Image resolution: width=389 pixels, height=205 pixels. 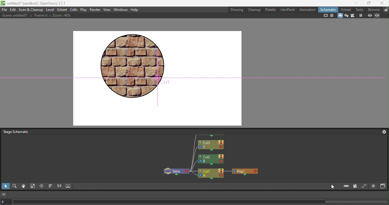 I want to click on Preview, so click(x=370, y=16).